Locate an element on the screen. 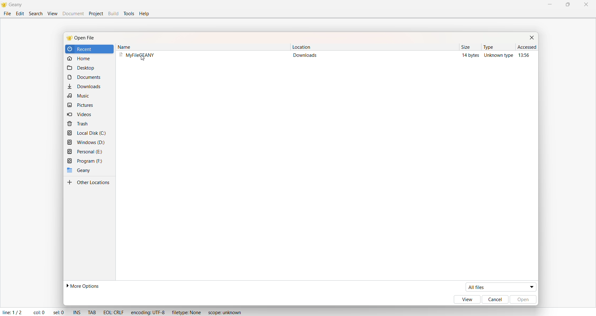  View is located at coordinates (52, 13).